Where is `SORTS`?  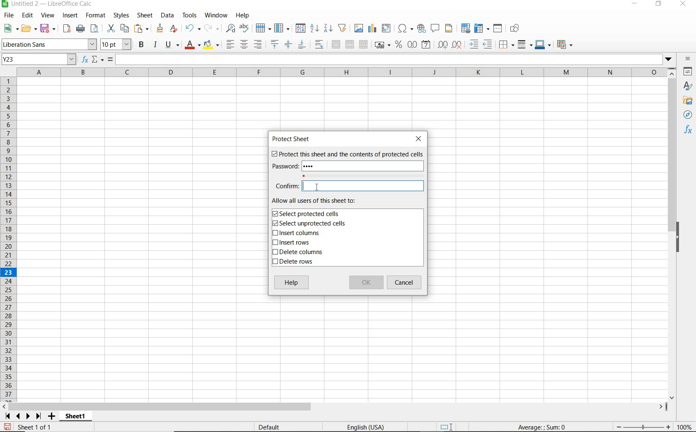 SORTS is located at coordinates (301, 29).